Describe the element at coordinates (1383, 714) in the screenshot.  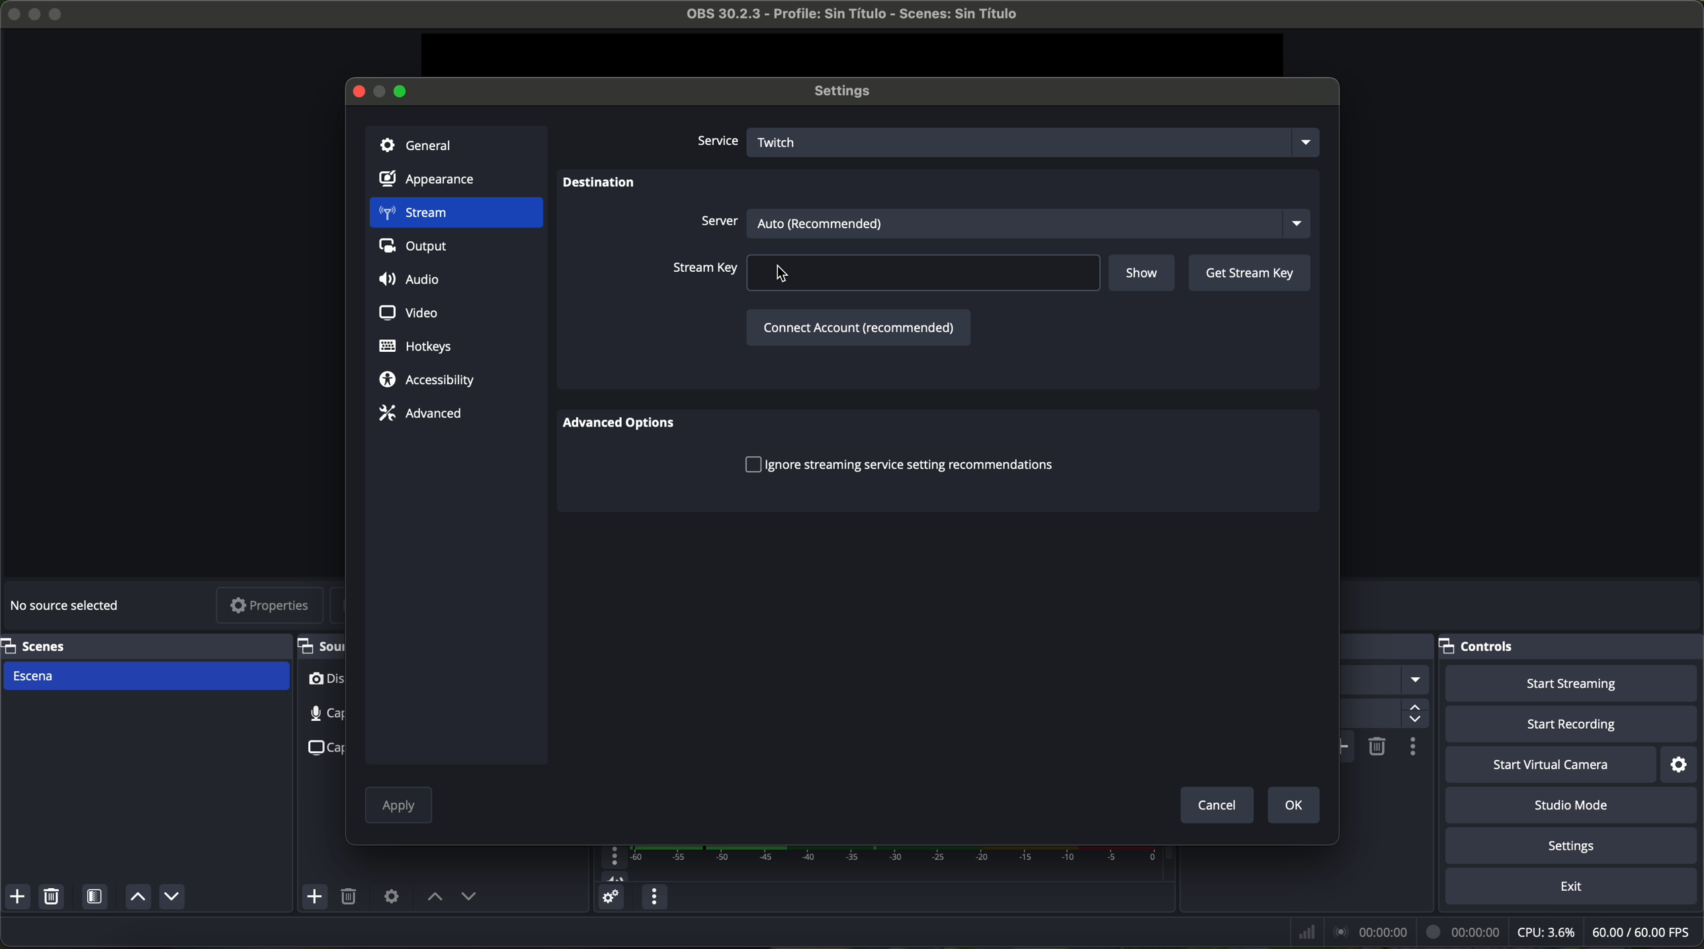
I see `300 ms` at that location.